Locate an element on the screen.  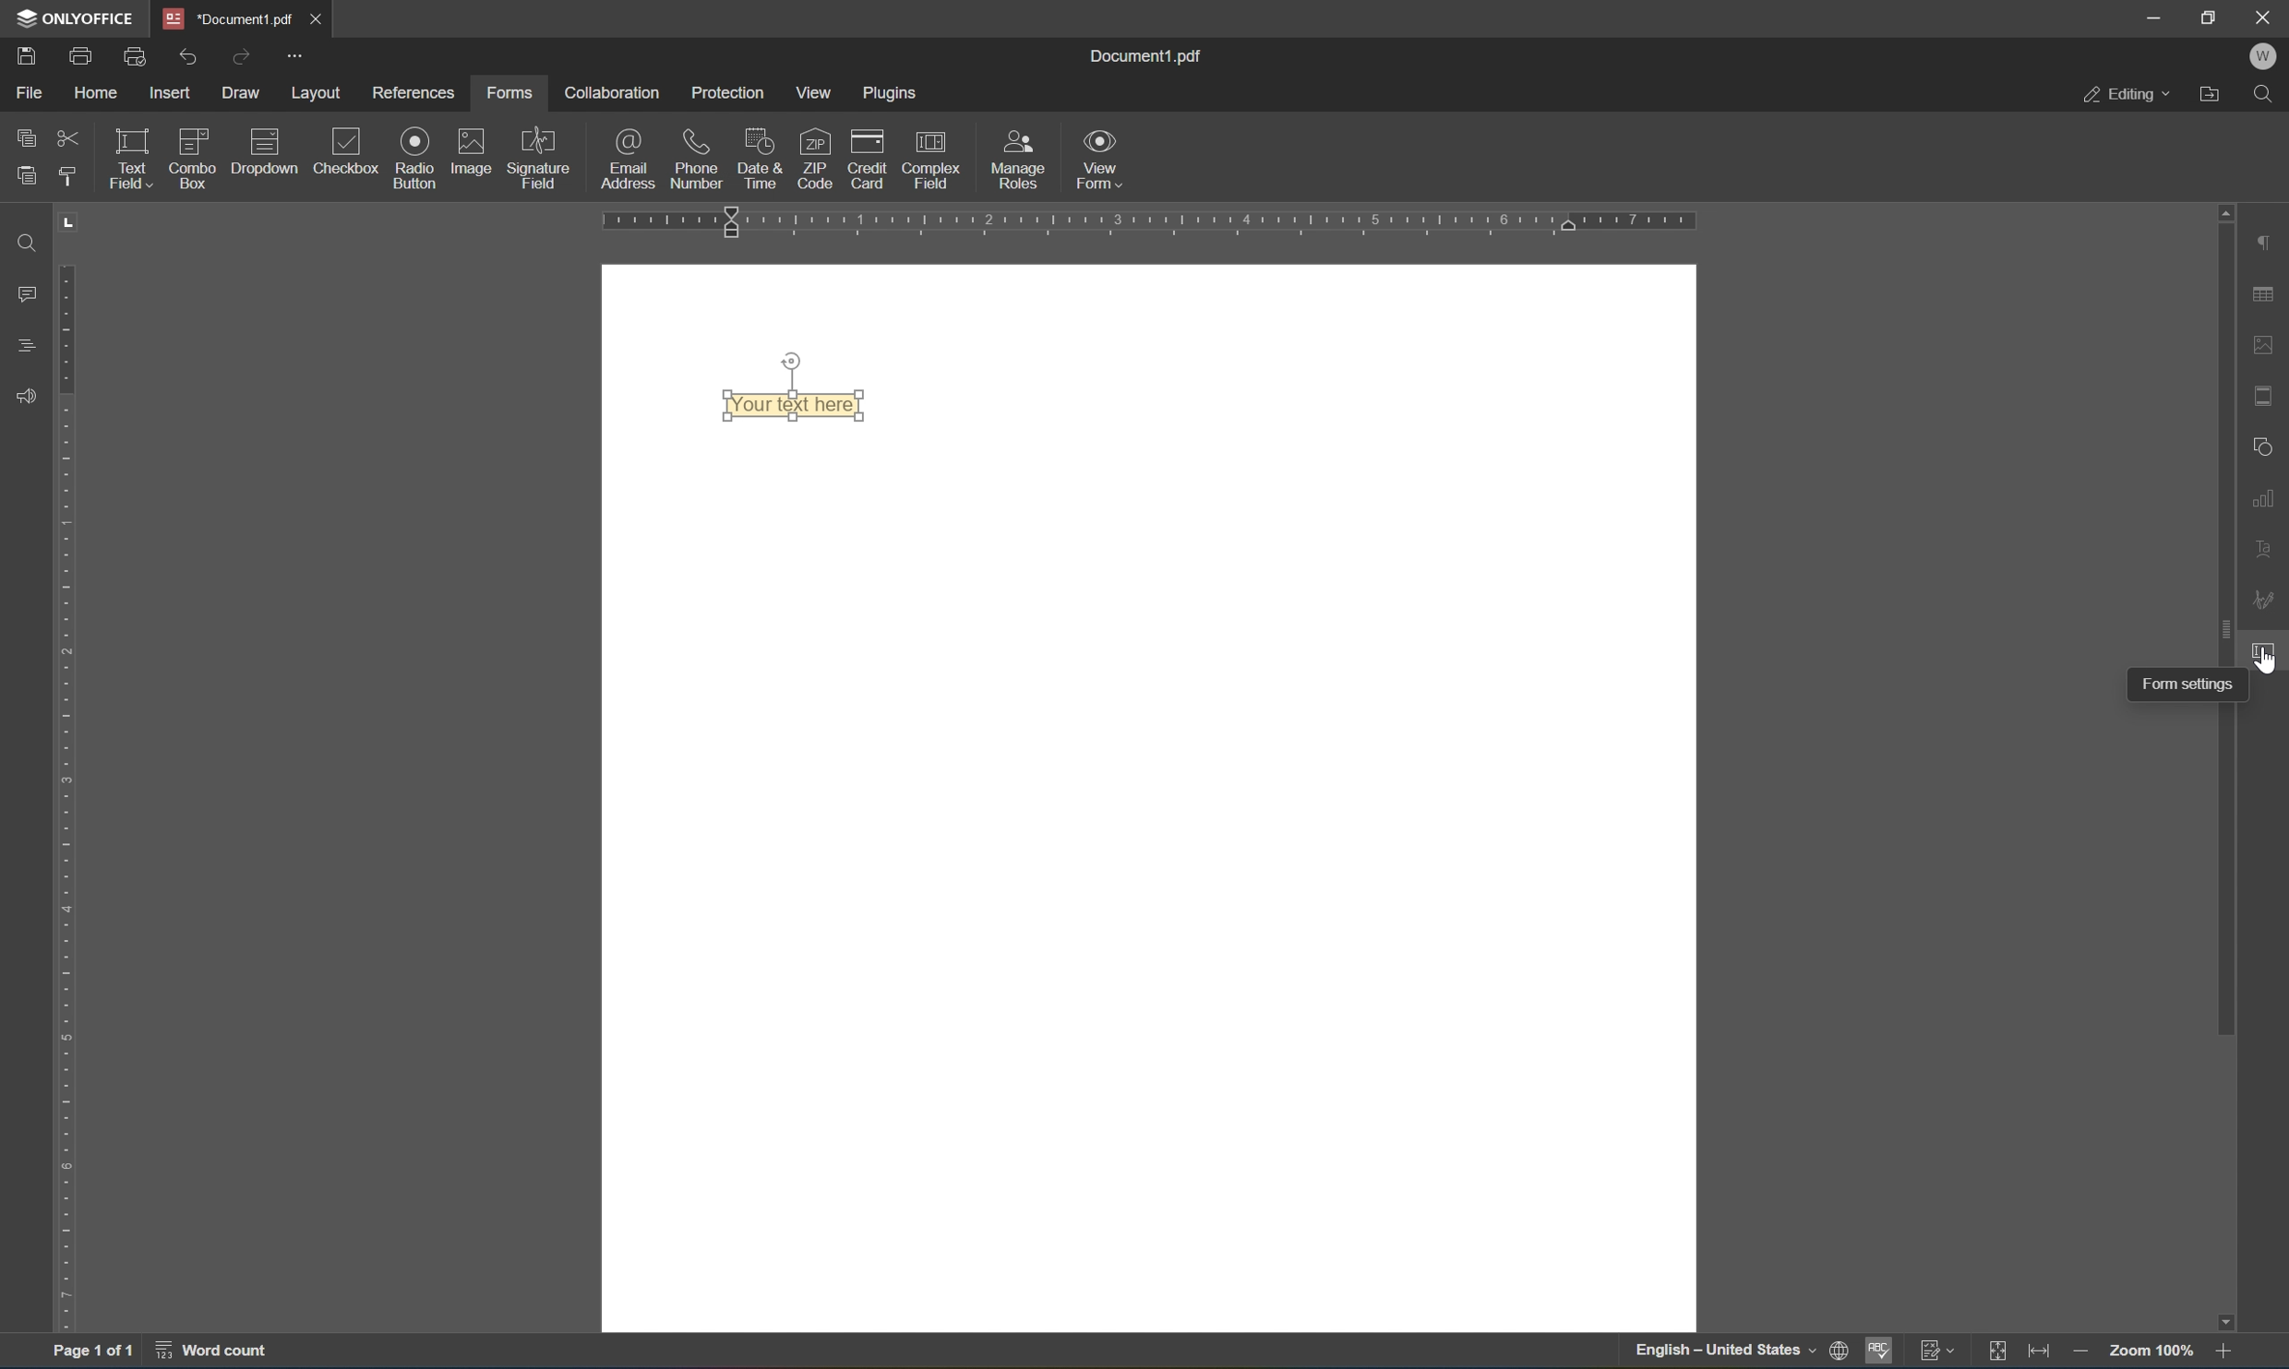
Your text here is located at coordinates (797, 409).